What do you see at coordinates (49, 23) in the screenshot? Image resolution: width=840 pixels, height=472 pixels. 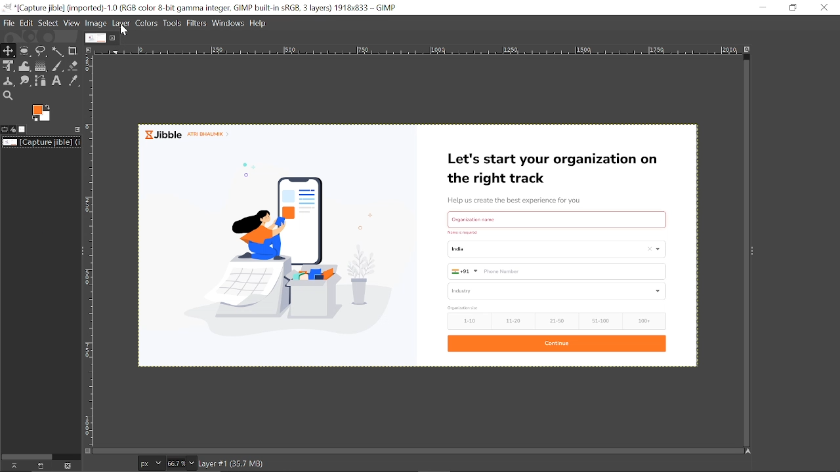 I see `Select` at bounding box center [49, 23].